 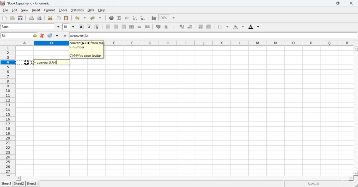 I want to click on Center horizontally across the selection, so click(x=131, y=27).